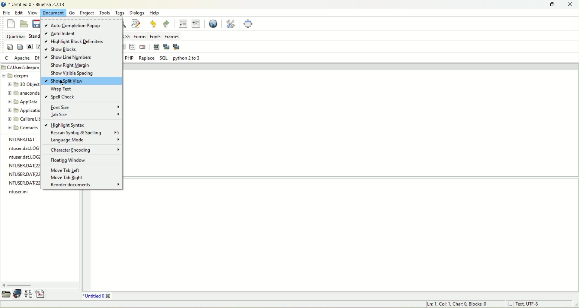 This screenshot has width=579, height=308. I want to click on folder name, so click(23, 119).